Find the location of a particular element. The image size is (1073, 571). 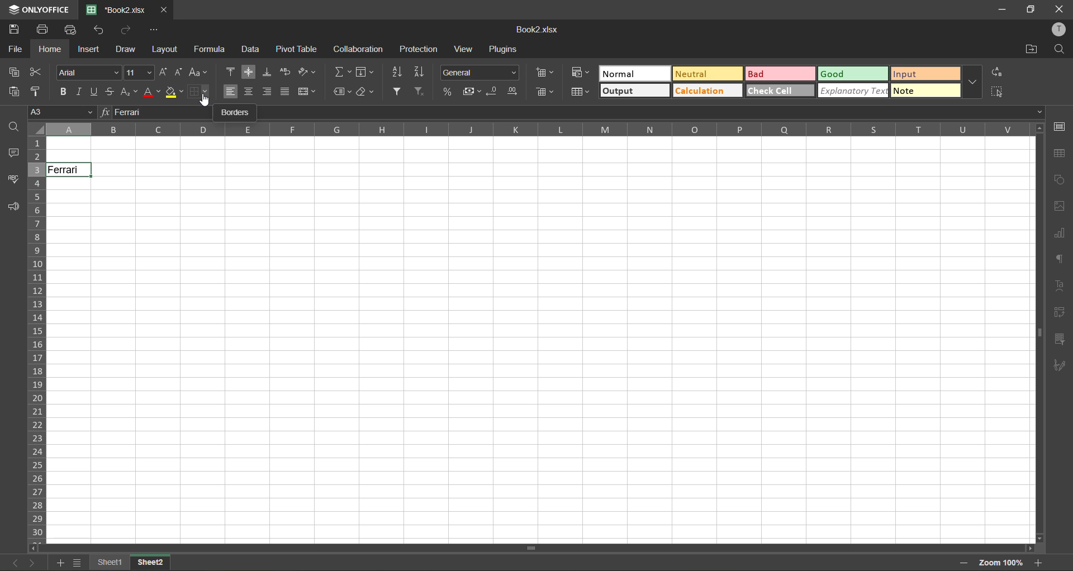

sheet list is located at coordinates (77, 562).